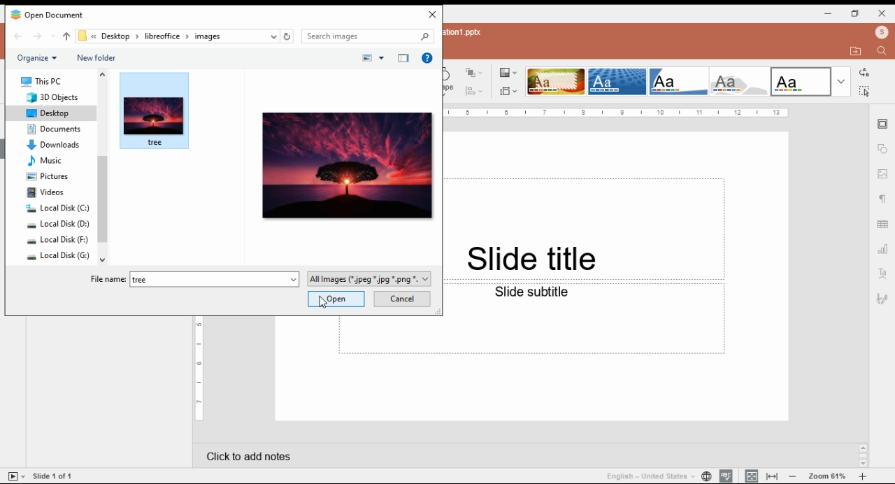 Image resolution: width=895 pixels, height=484 pixels. What do you see at coordinates (52, 97) in the screenshot?
I see `3D objects` at bounding box center [52, 97].